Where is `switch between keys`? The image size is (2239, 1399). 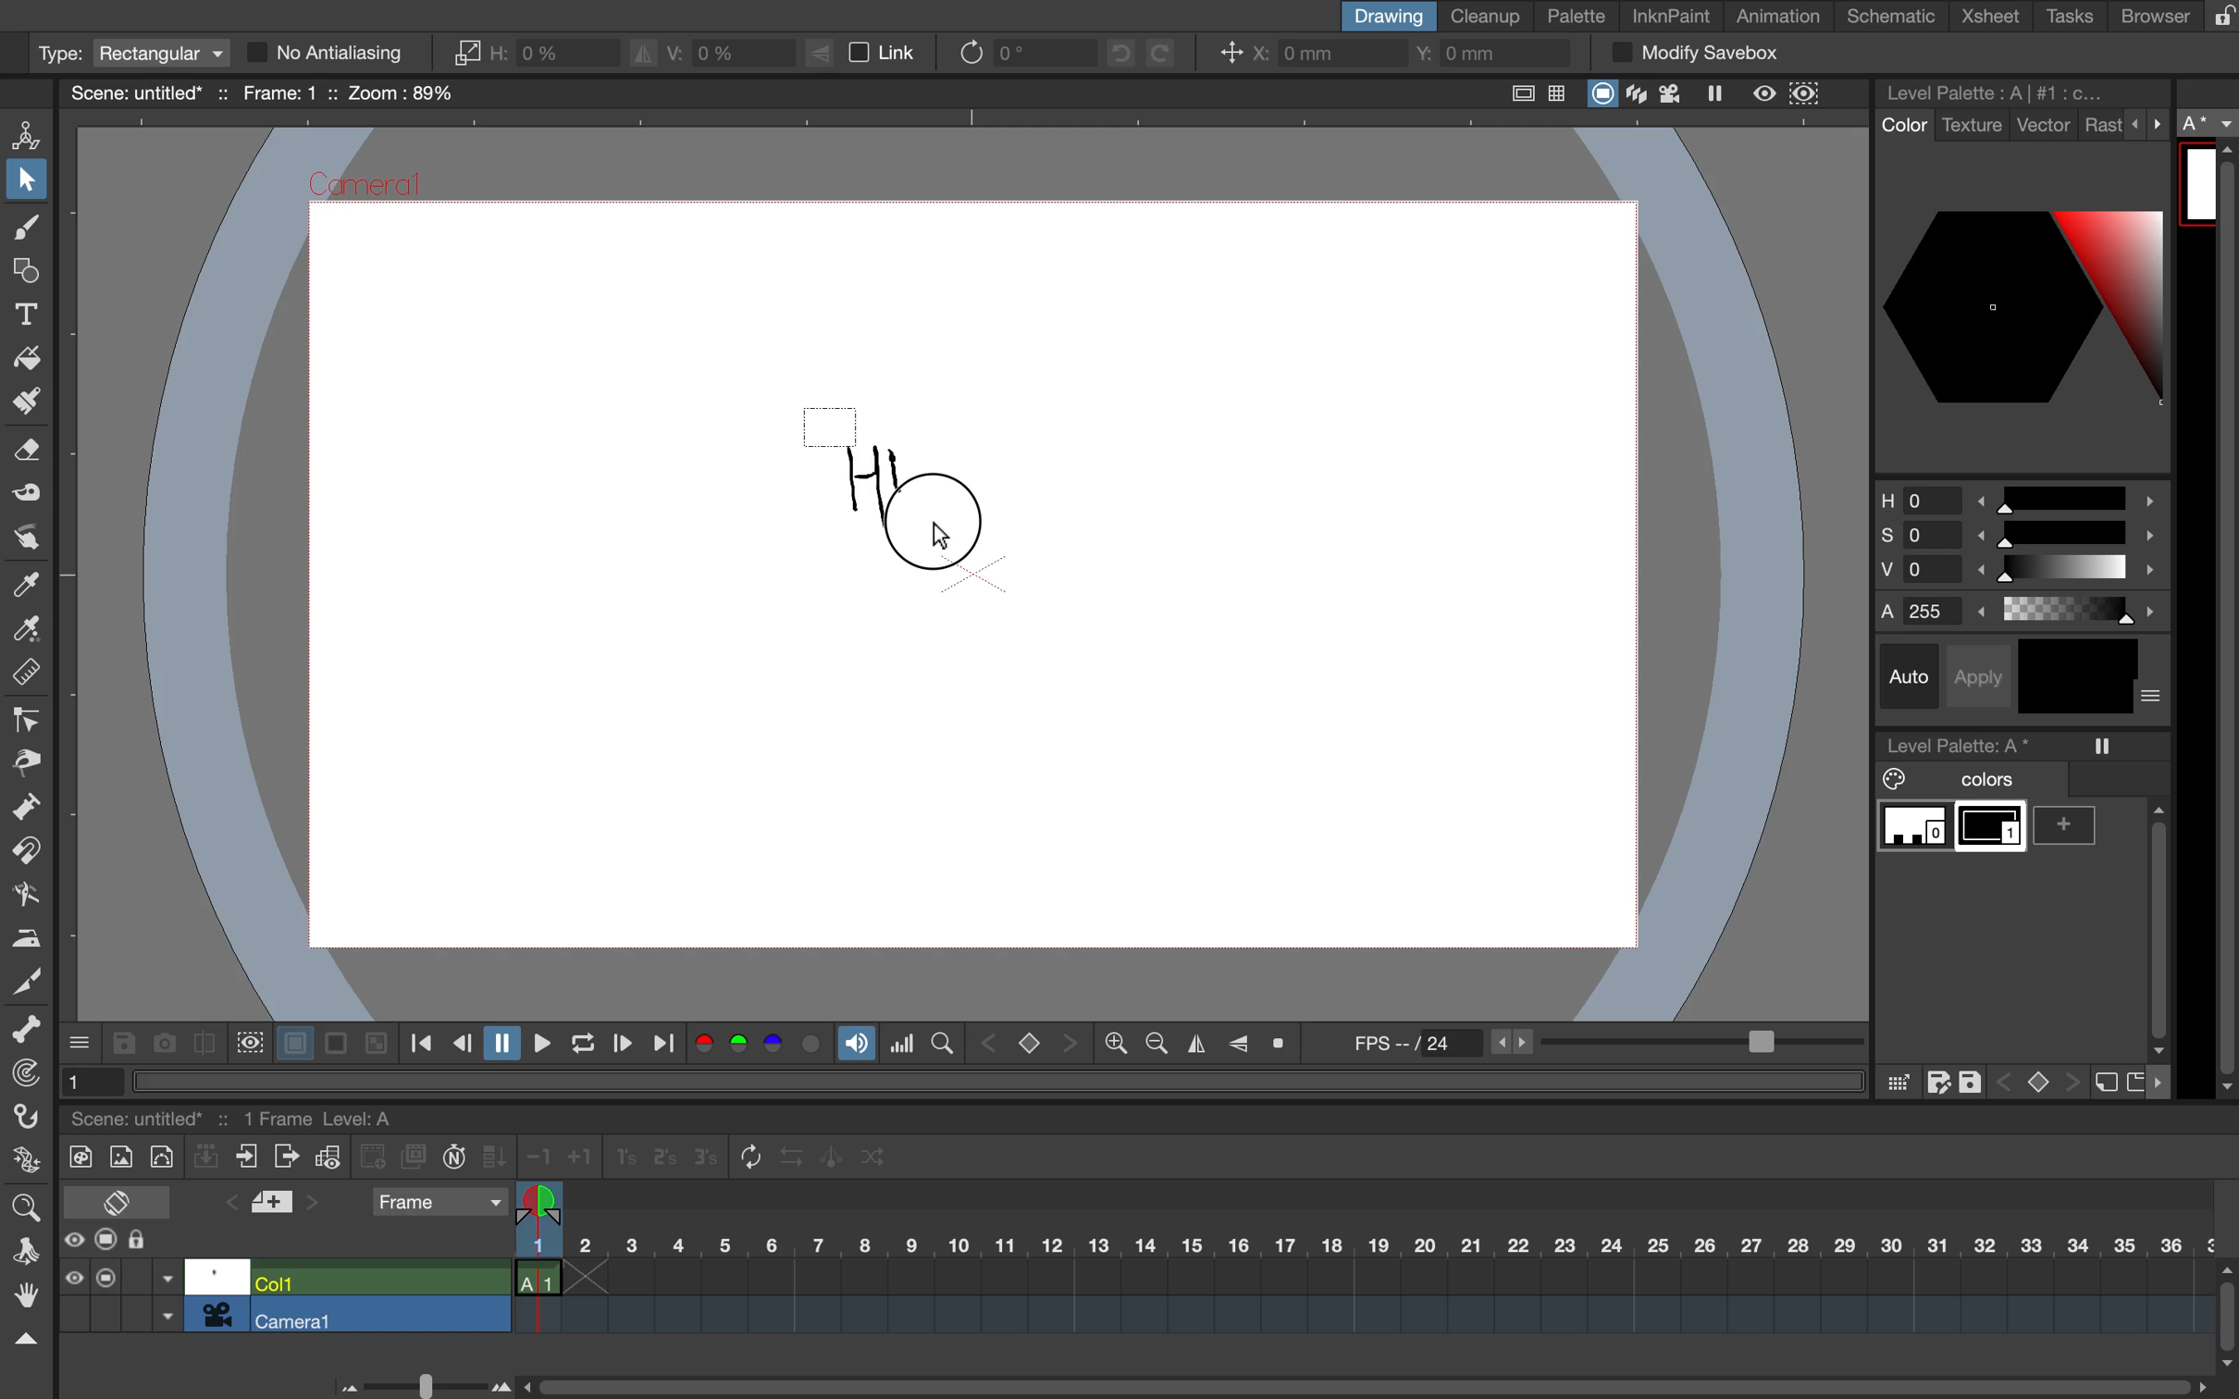 switch between keys is located at coordinates (1028, 1042).